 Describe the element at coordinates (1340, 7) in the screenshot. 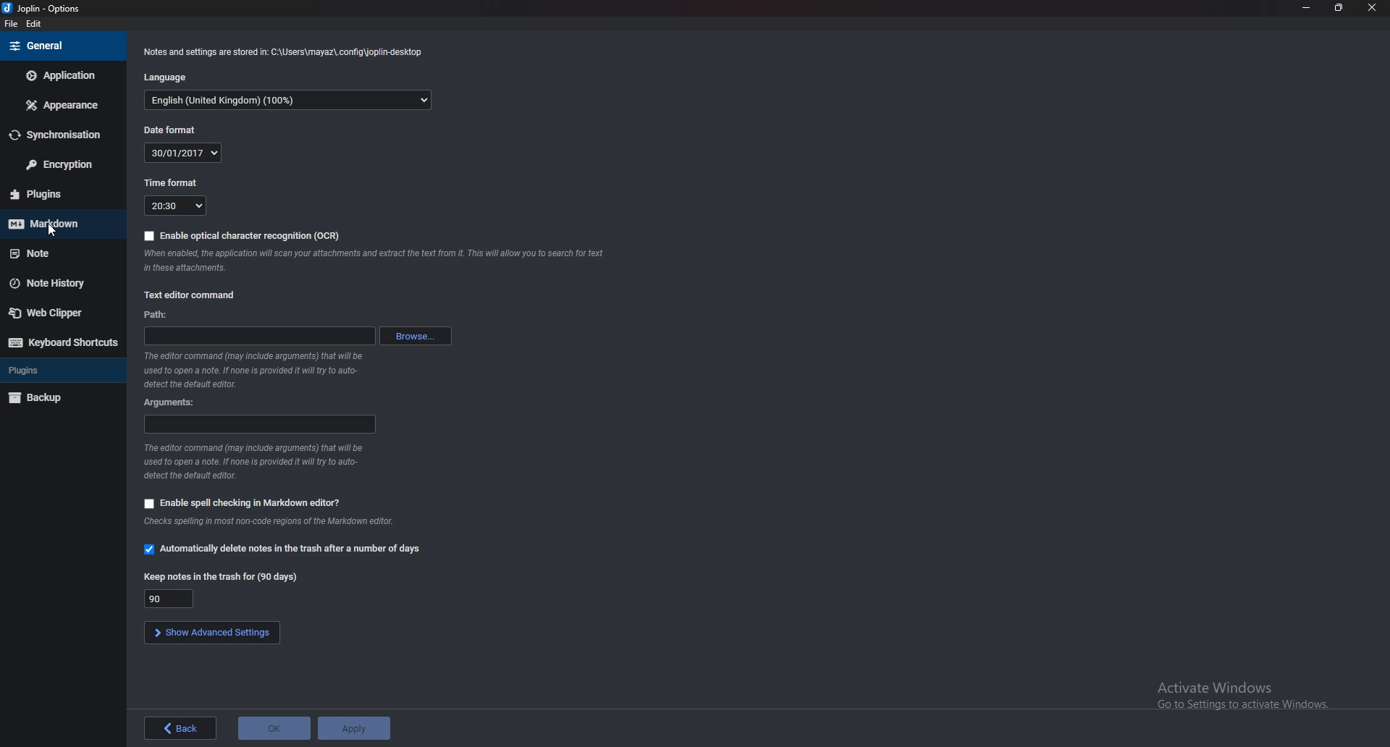

I see `Resize` at that location.